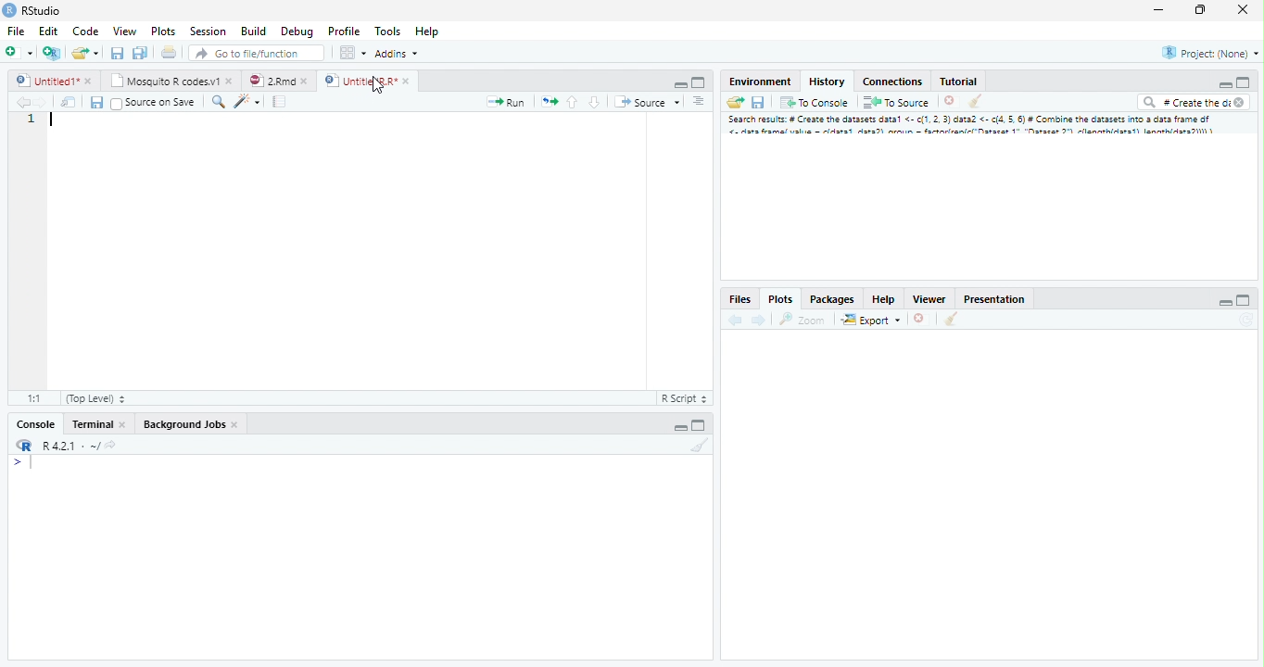 This screenshot has width=1264, height=667. What do you see at coordinates (67, 102) in the screenshot?
I see `Show in the new window` at bounding box center [67, 102].